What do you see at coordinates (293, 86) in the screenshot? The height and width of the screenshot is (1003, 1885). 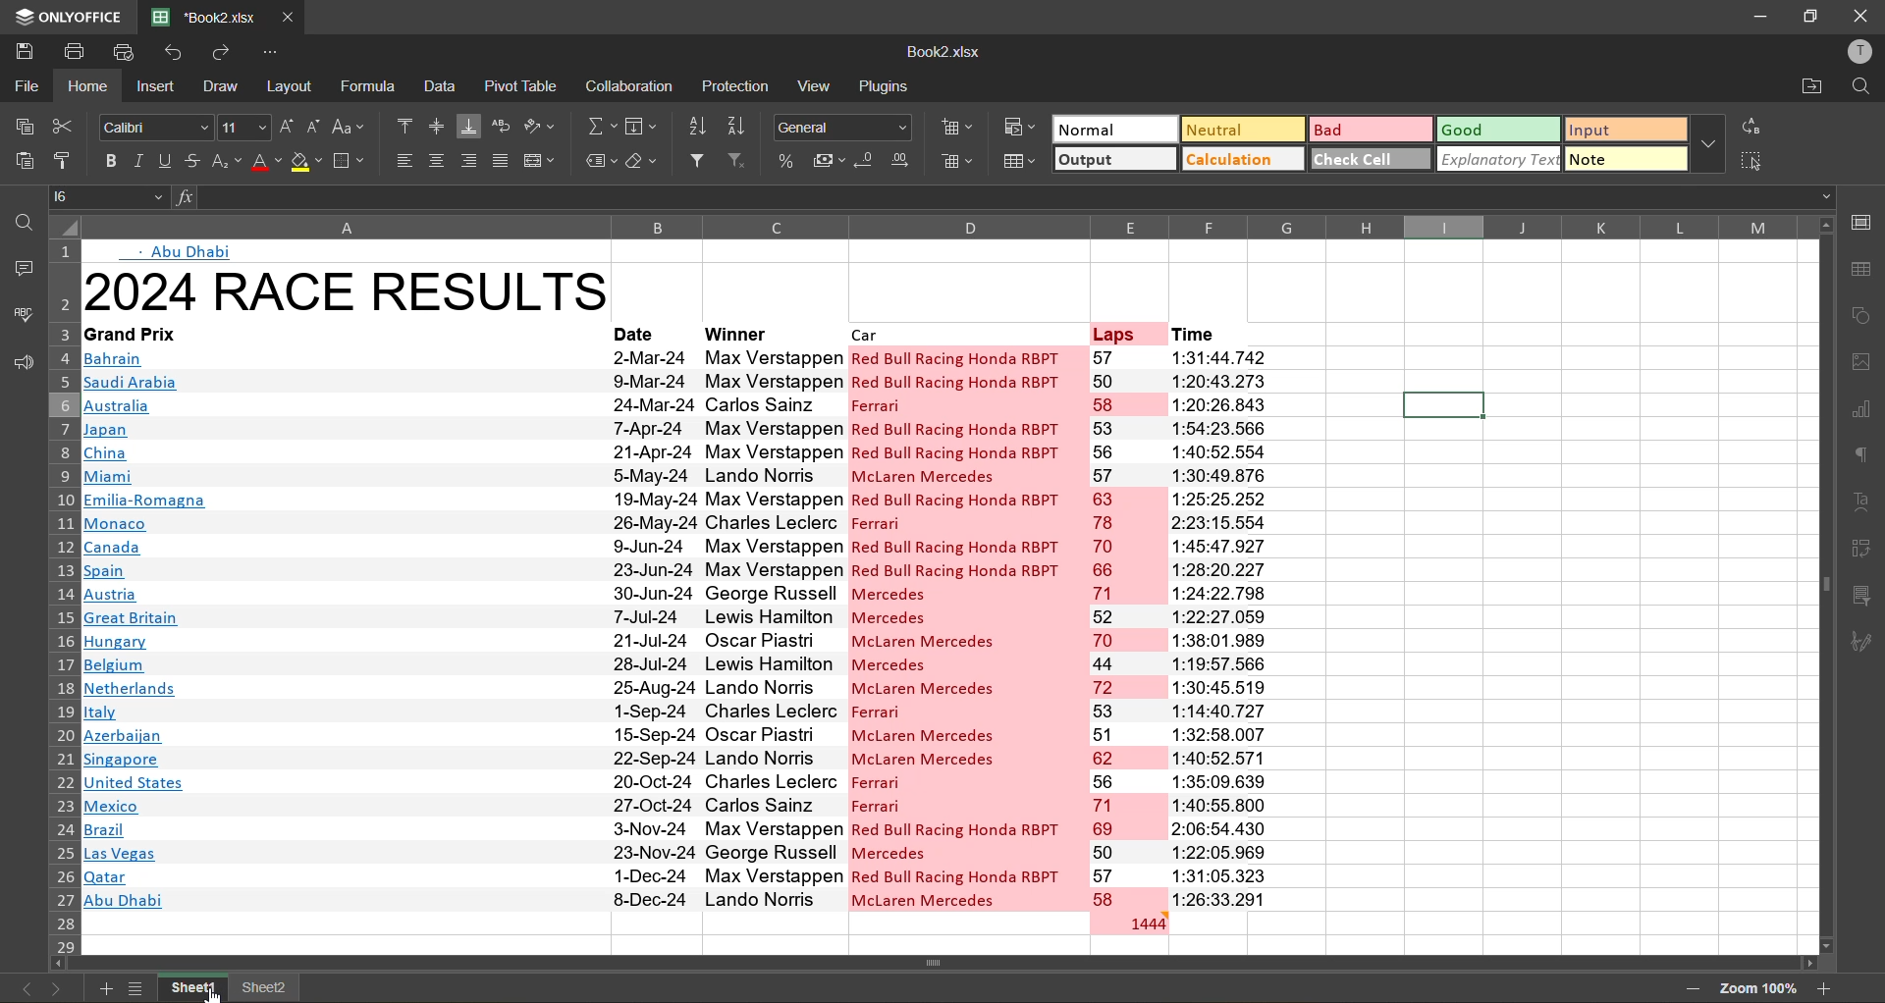 I see `layout` at bounding box center [293, 86].